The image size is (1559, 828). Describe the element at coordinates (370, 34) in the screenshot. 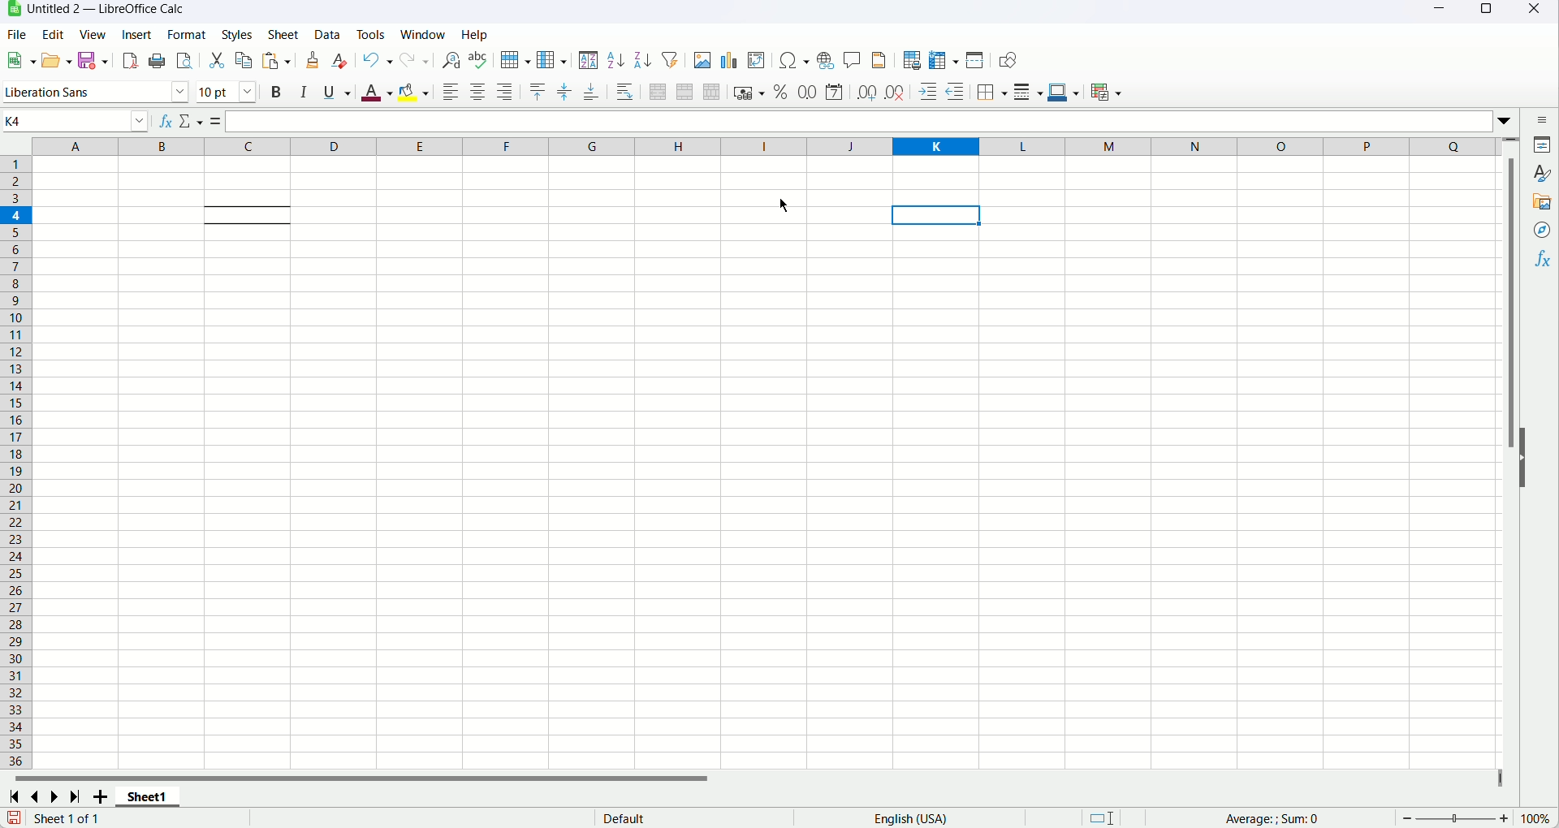

I see `Tools` at that location.